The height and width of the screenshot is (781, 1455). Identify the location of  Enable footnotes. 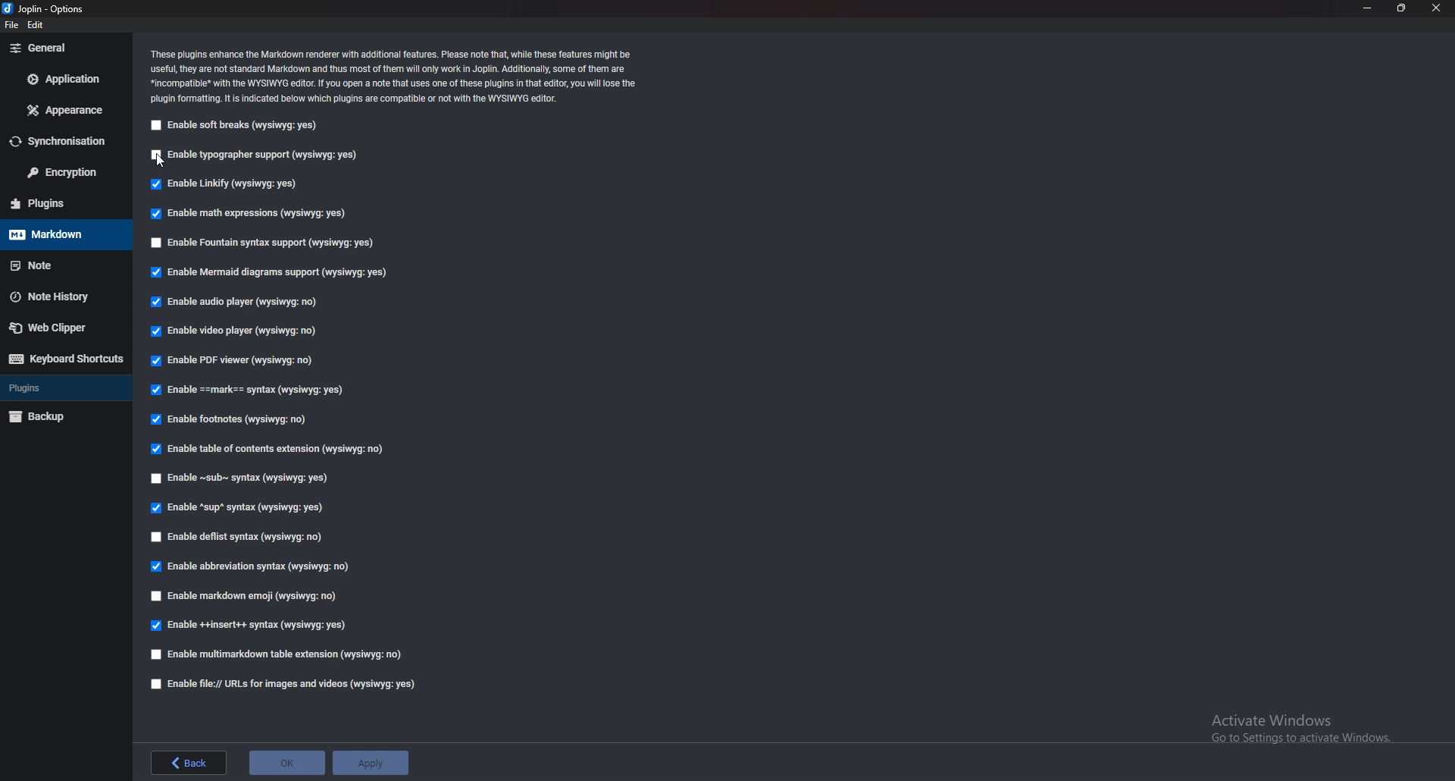
(233, 419).